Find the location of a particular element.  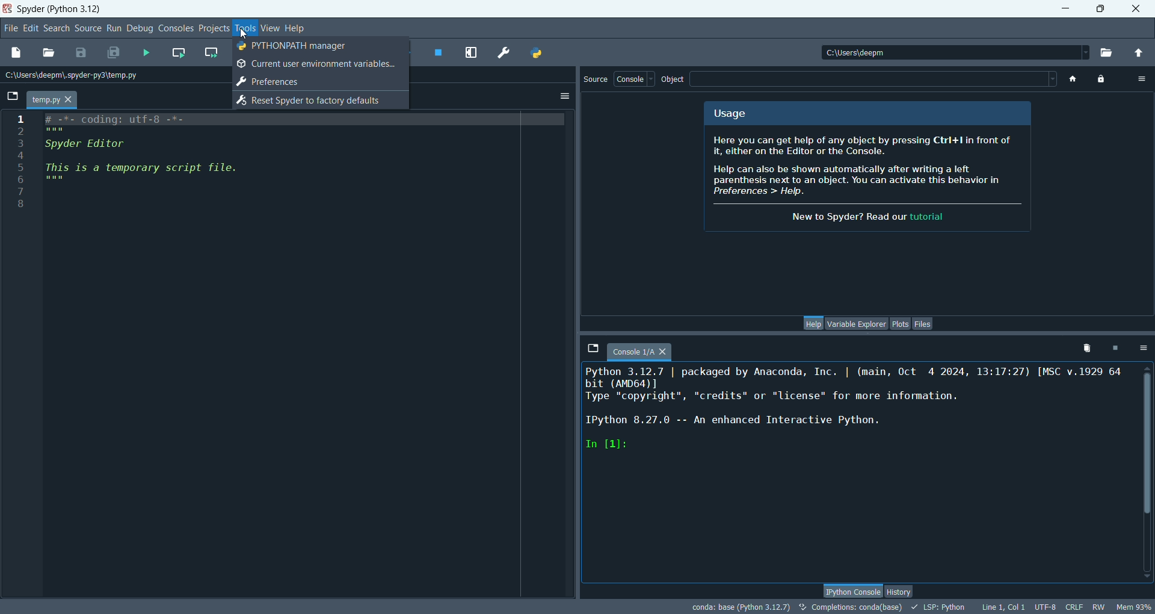

minimize is located at coordinates (1065, 7).